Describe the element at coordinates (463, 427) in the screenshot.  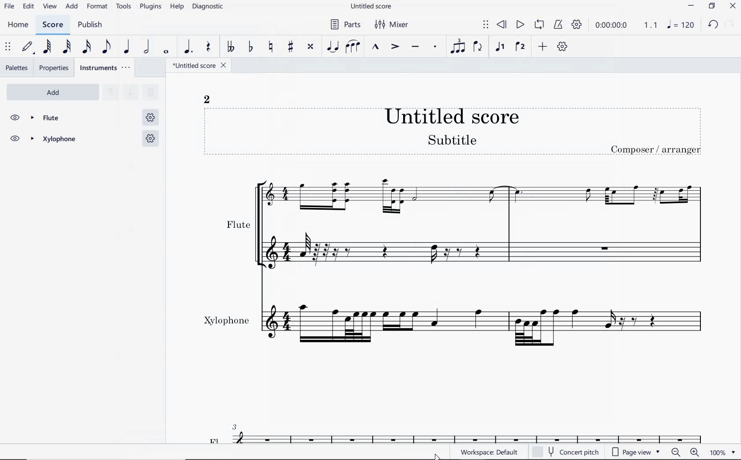
I see `Fl.` at that location.